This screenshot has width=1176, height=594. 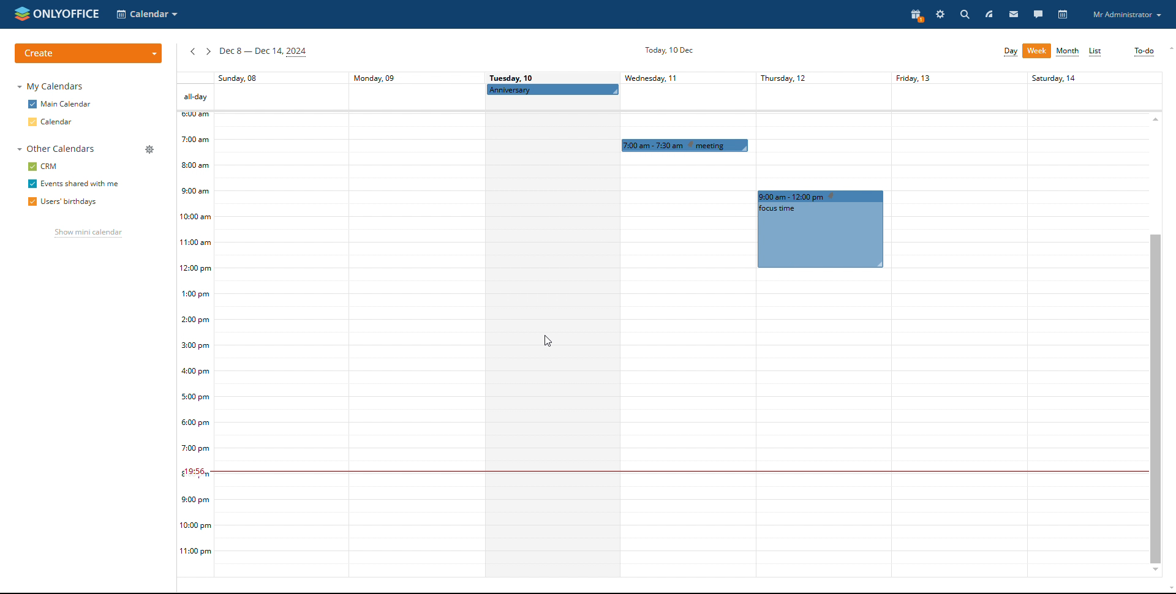 What do you see at coordinates (192, 52) in the screenshot?
I see `previous week` at bounding box center [192, 52].